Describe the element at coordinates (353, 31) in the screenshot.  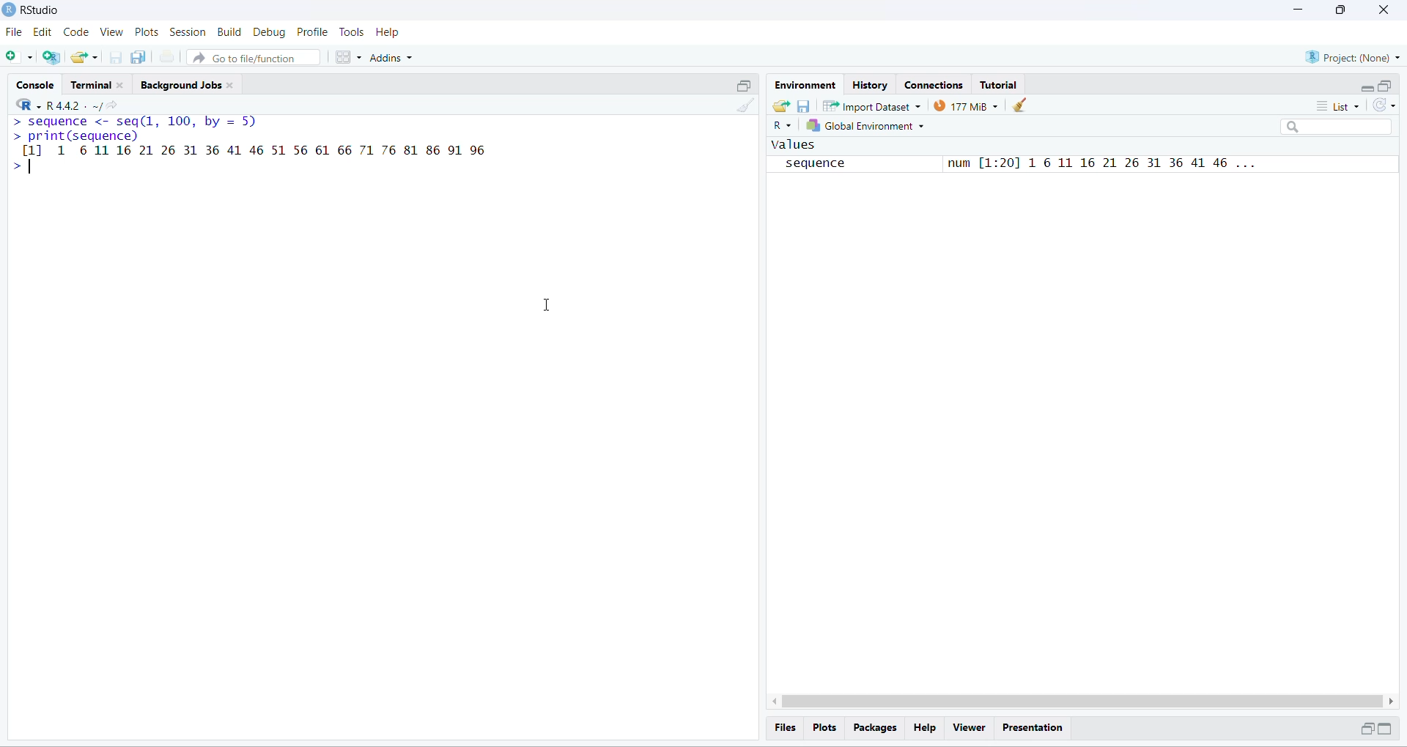
I see `tools` at that location.